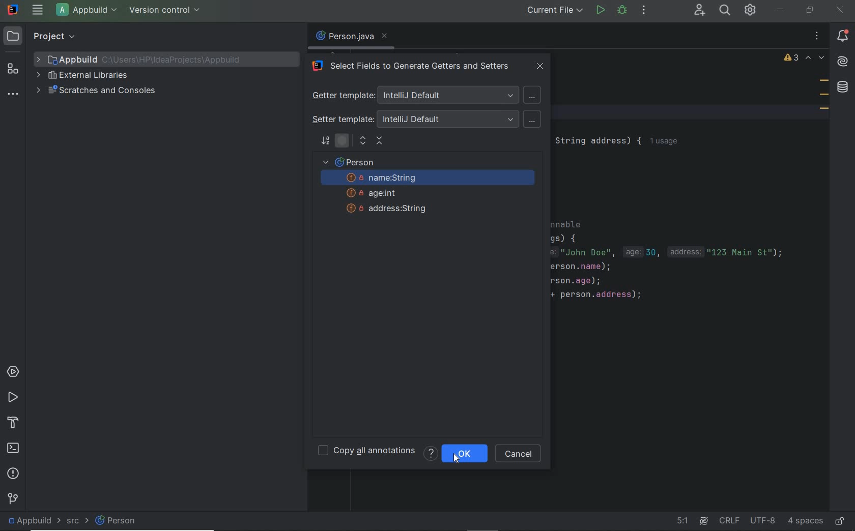 This screenshot has height=531, width=855. I want to click on run, so click(601, 10).